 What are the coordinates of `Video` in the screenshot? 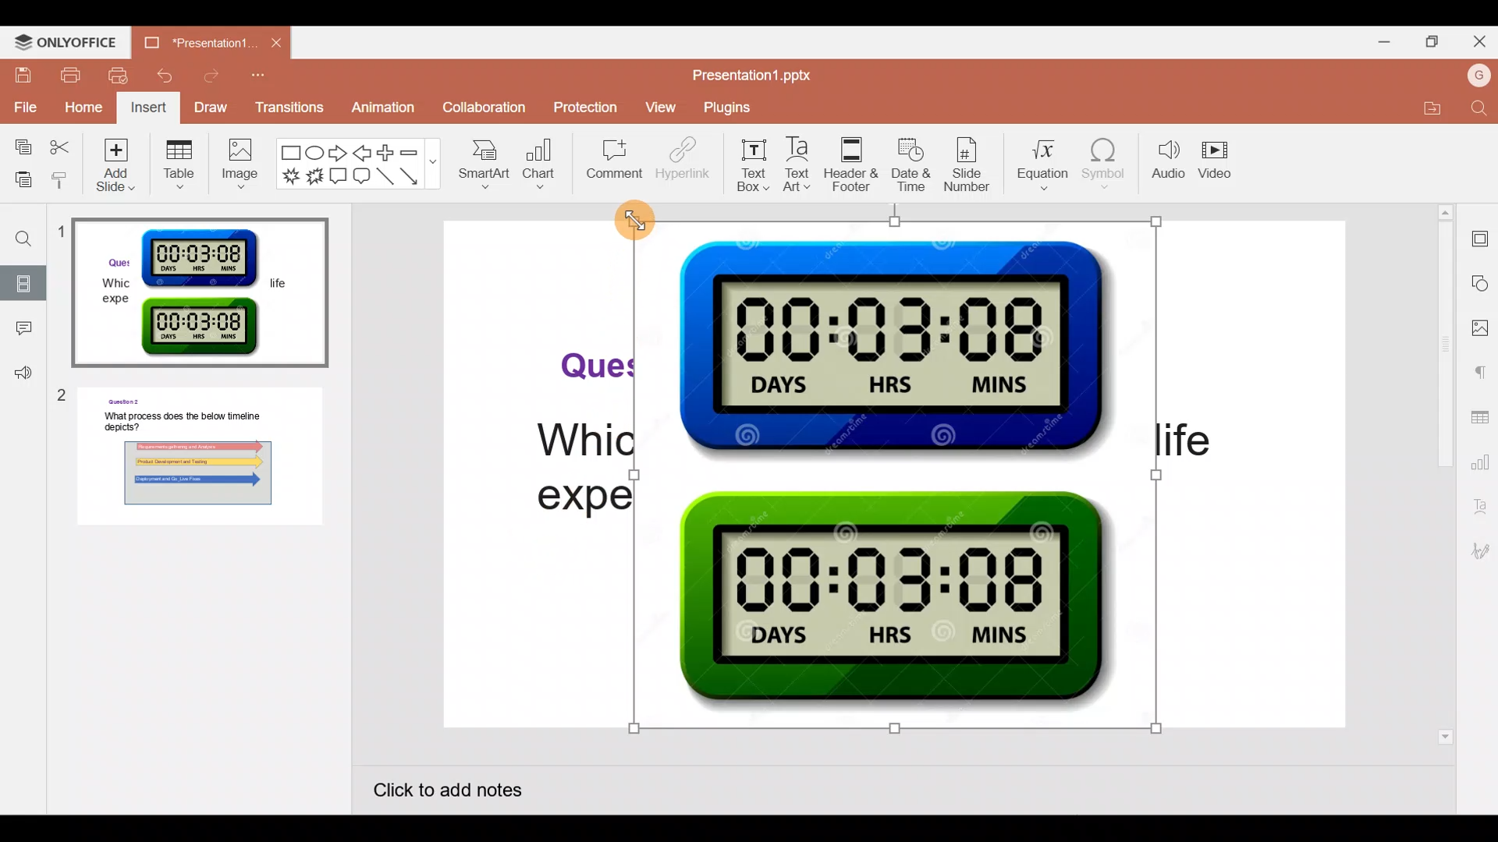 It's located at (1219, 157).